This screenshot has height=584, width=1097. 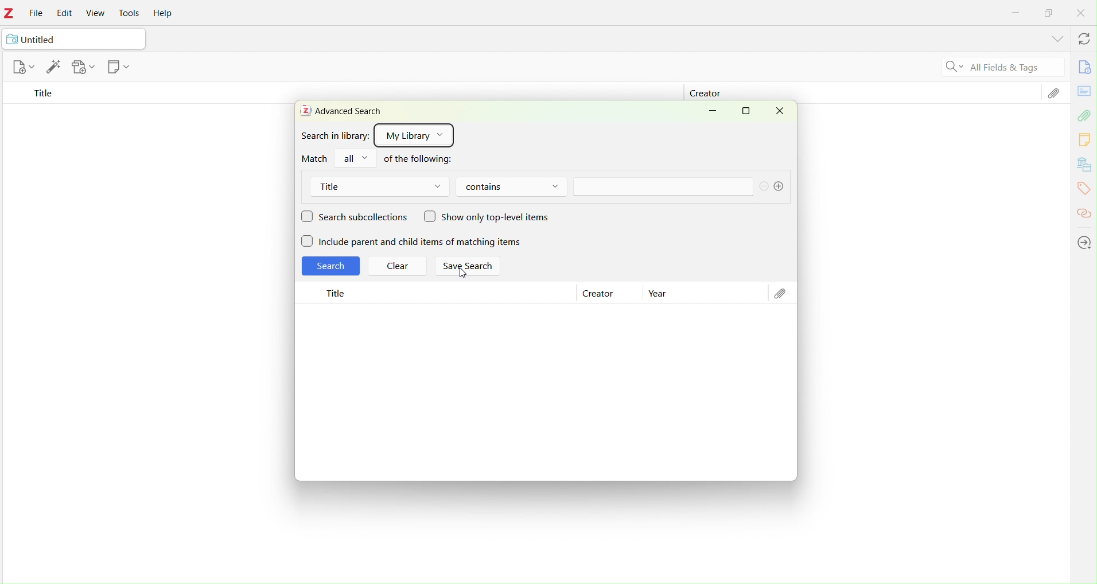 I want to click on Creator, so click(x=703, y=94).